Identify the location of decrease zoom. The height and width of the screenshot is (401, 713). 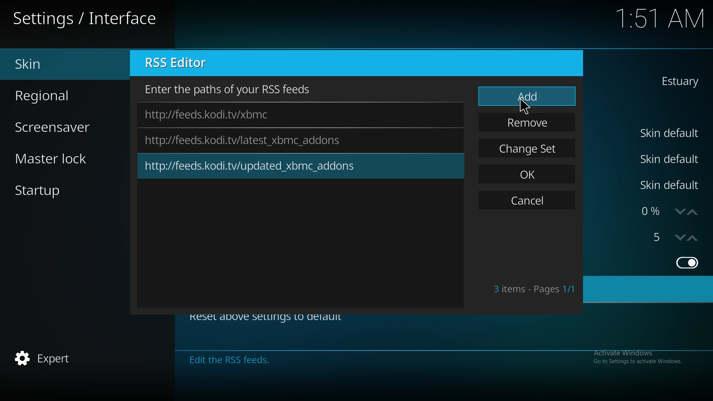
(679, 212).